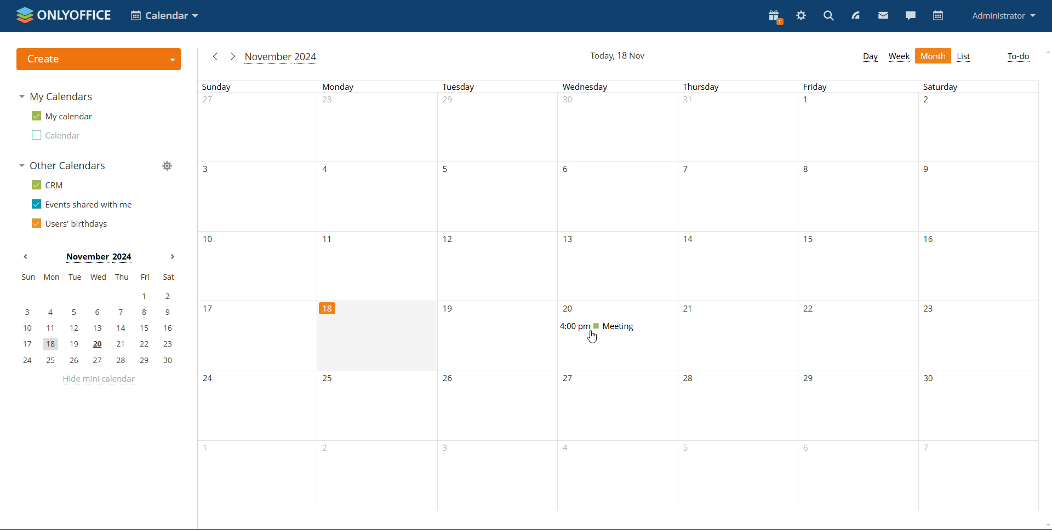 This screenshot has width=1052, height=530. I want to click on feed, so click(858, 15).